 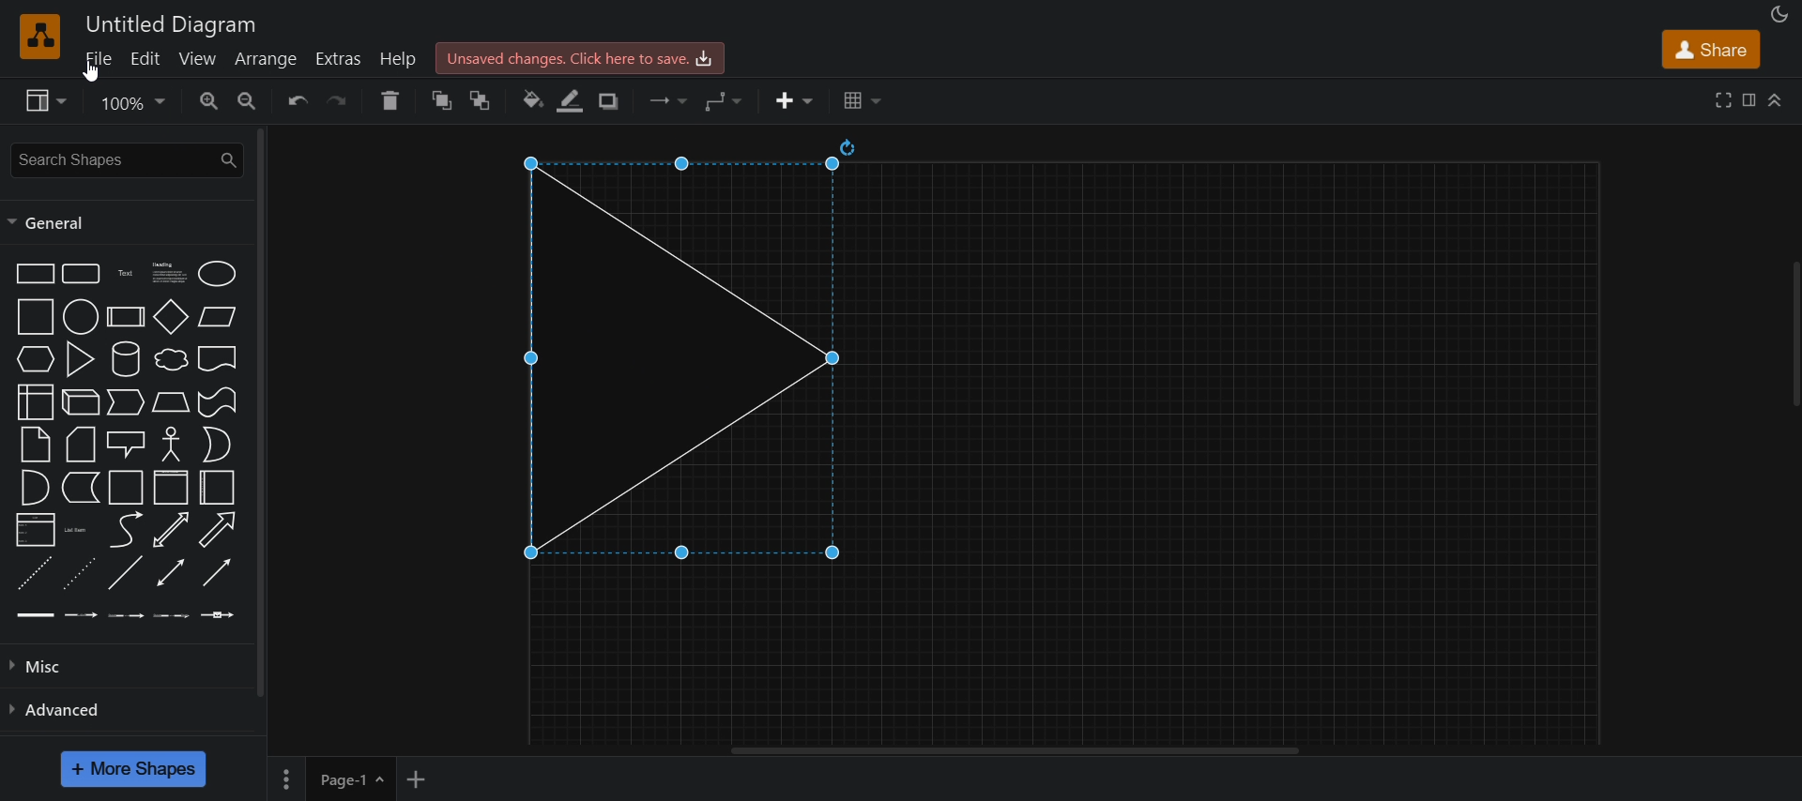 What do you see at coordinates (792, 102) in the screenshot?
I see `insert` at bounding box center [792, 102].